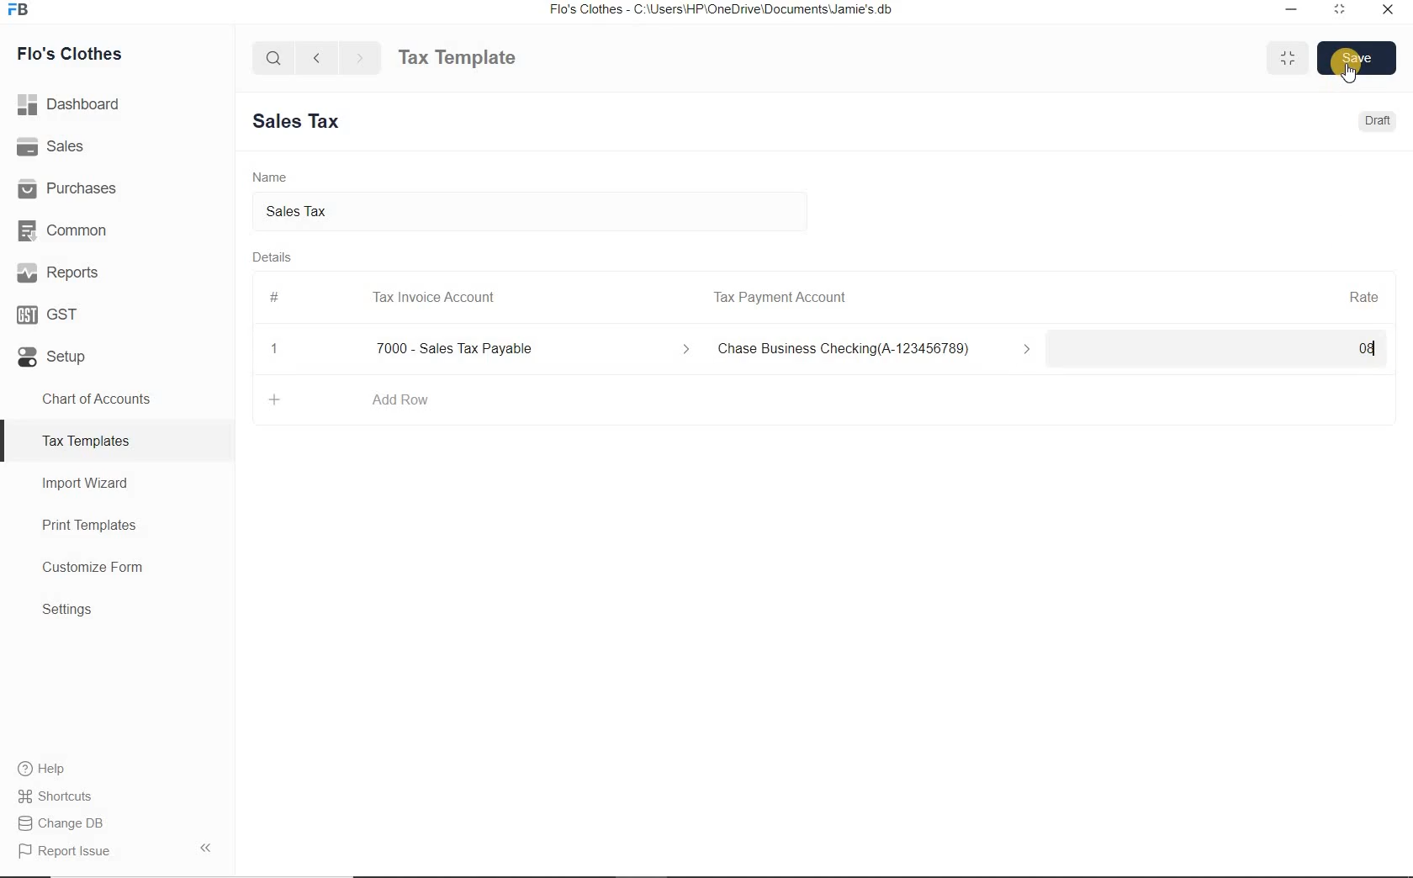  Describe the element at coordinates (270, 176) in the screenshot. I see `Name` at that location.